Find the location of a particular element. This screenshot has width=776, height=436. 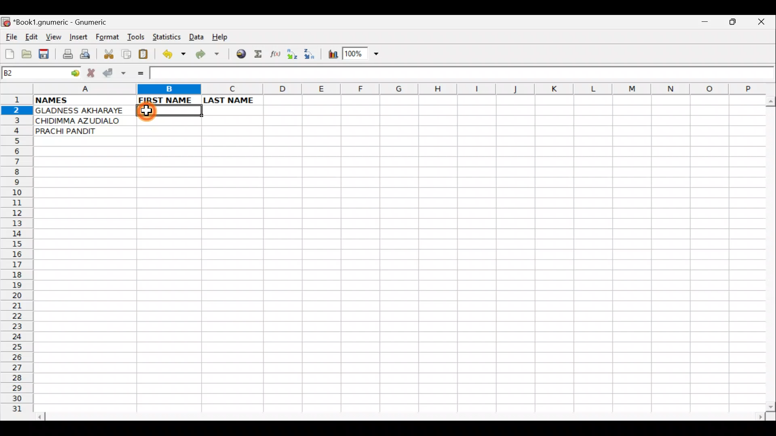

Scroll bar is located at coordinates (769, 252).